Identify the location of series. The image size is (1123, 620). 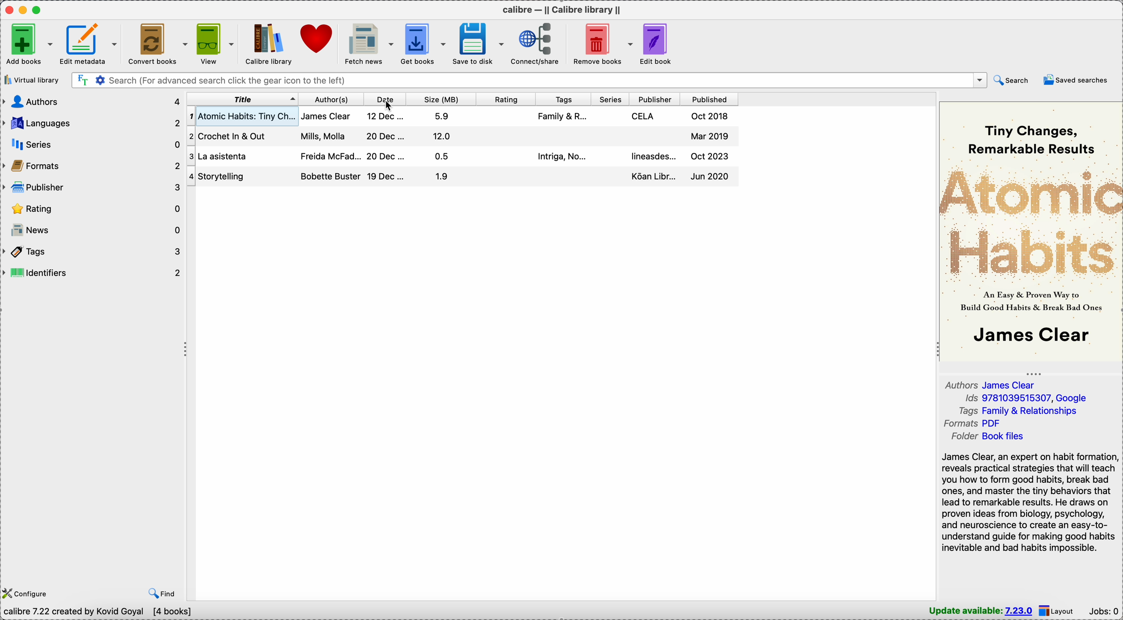
(93, 145).